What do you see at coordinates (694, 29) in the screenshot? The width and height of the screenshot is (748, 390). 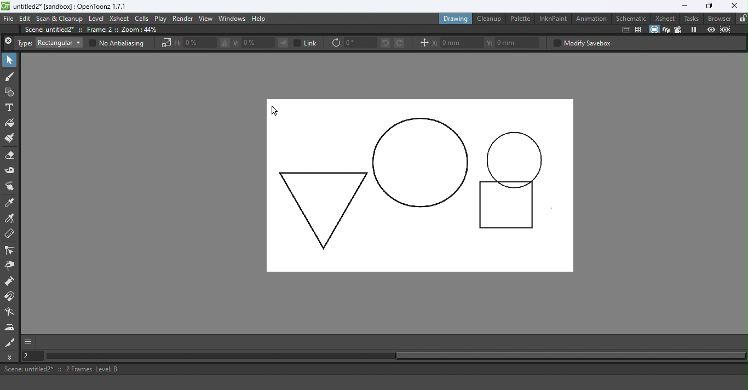 I see `Freeze` at bounding box center [694, 29].